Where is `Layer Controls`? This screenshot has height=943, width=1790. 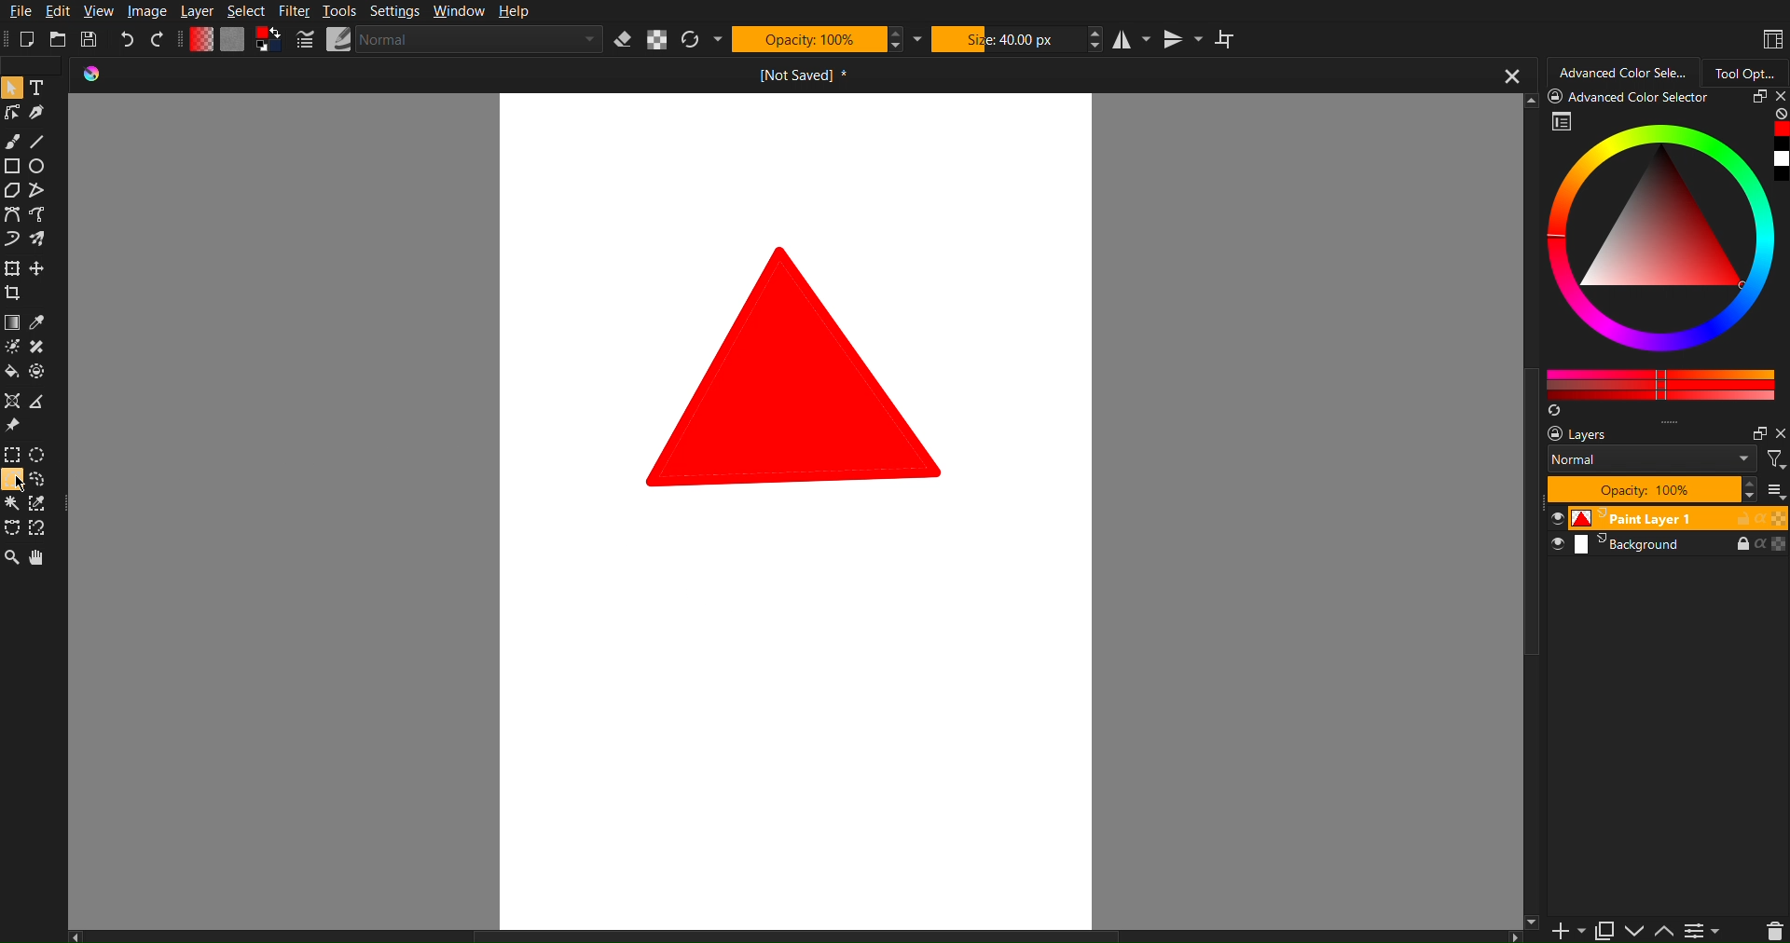 Layer Controls is located at coordinates (1774, 930).